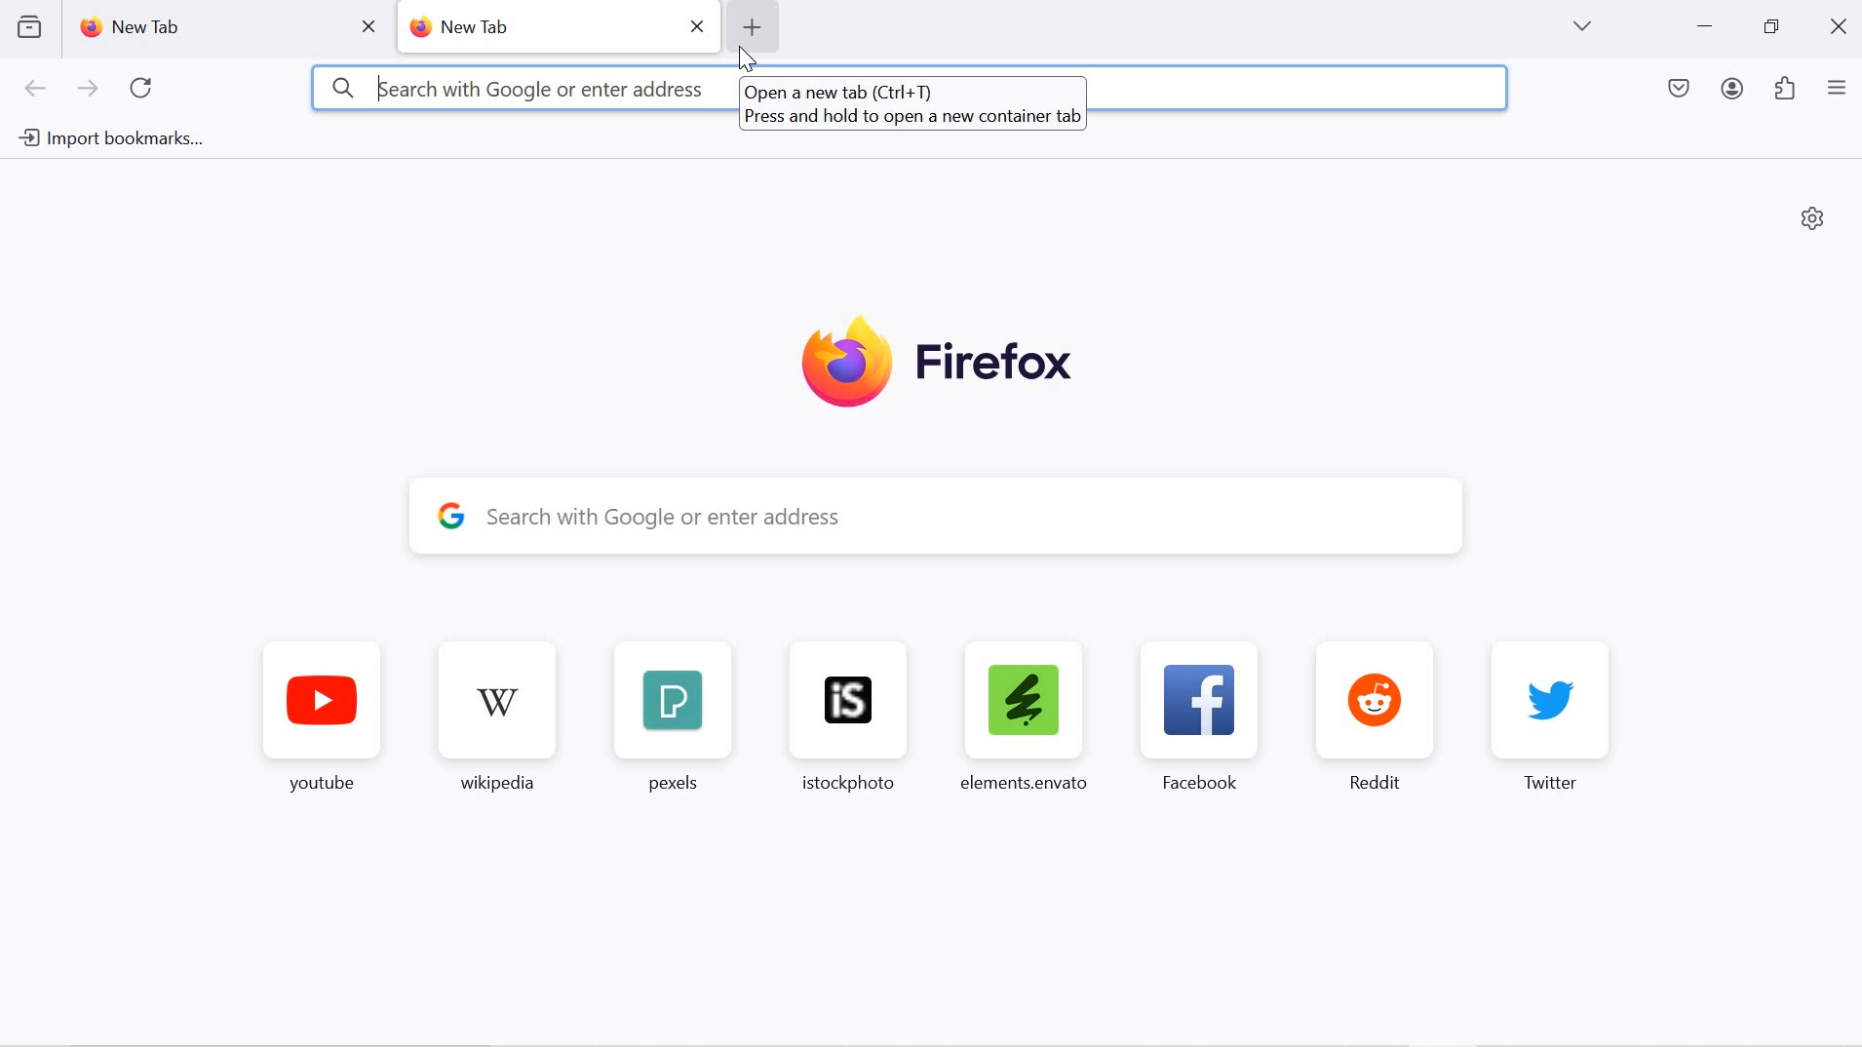 The width and height of the screenshot is (1862, 1047). I want to click on Firefox logo, so click(937, 365).